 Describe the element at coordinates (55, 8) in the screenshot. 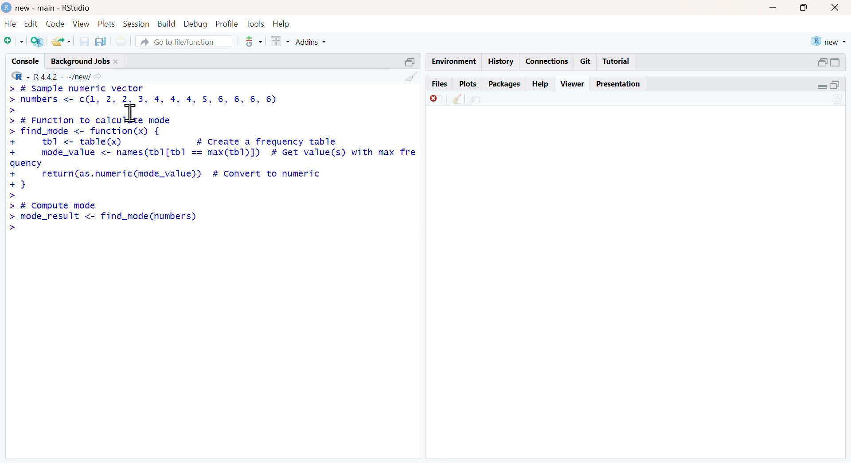

I see `new - main - RStudio` at that location.